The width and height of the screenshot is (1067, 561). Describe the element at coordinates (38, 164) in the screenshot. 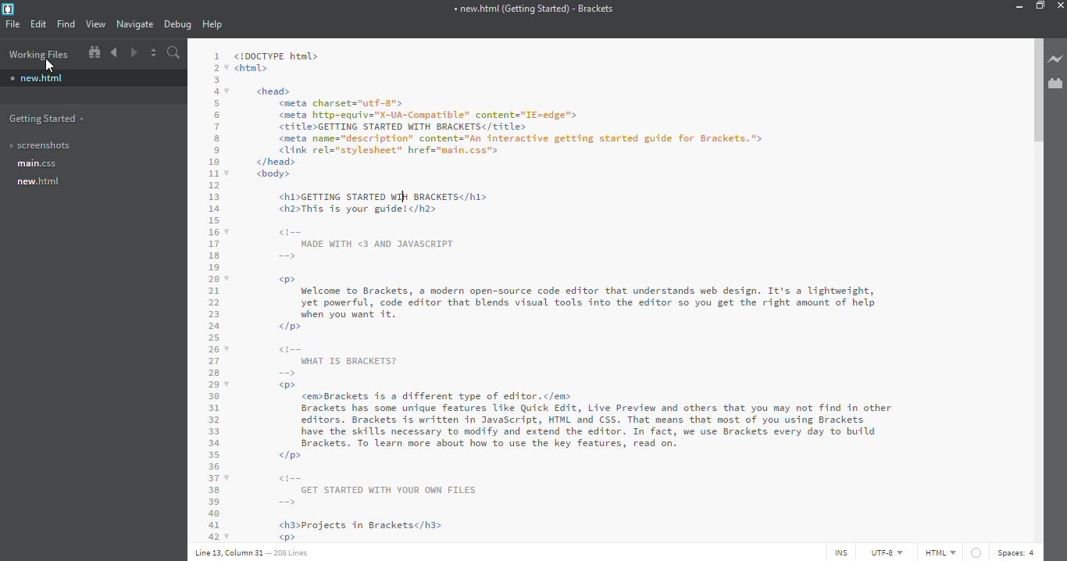

I see `main` at that location.